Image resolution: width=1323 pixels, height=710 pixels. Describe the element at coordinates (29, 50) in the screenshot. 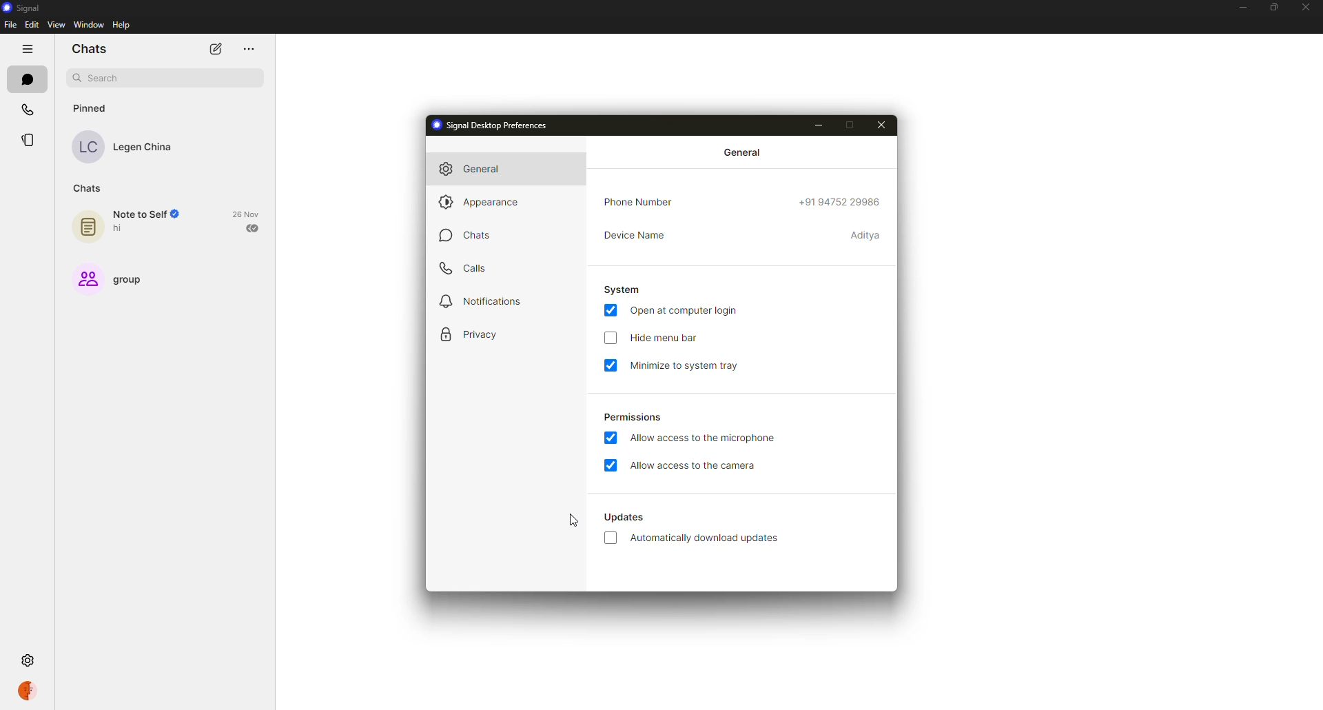

I see `hide tabs` at that location.